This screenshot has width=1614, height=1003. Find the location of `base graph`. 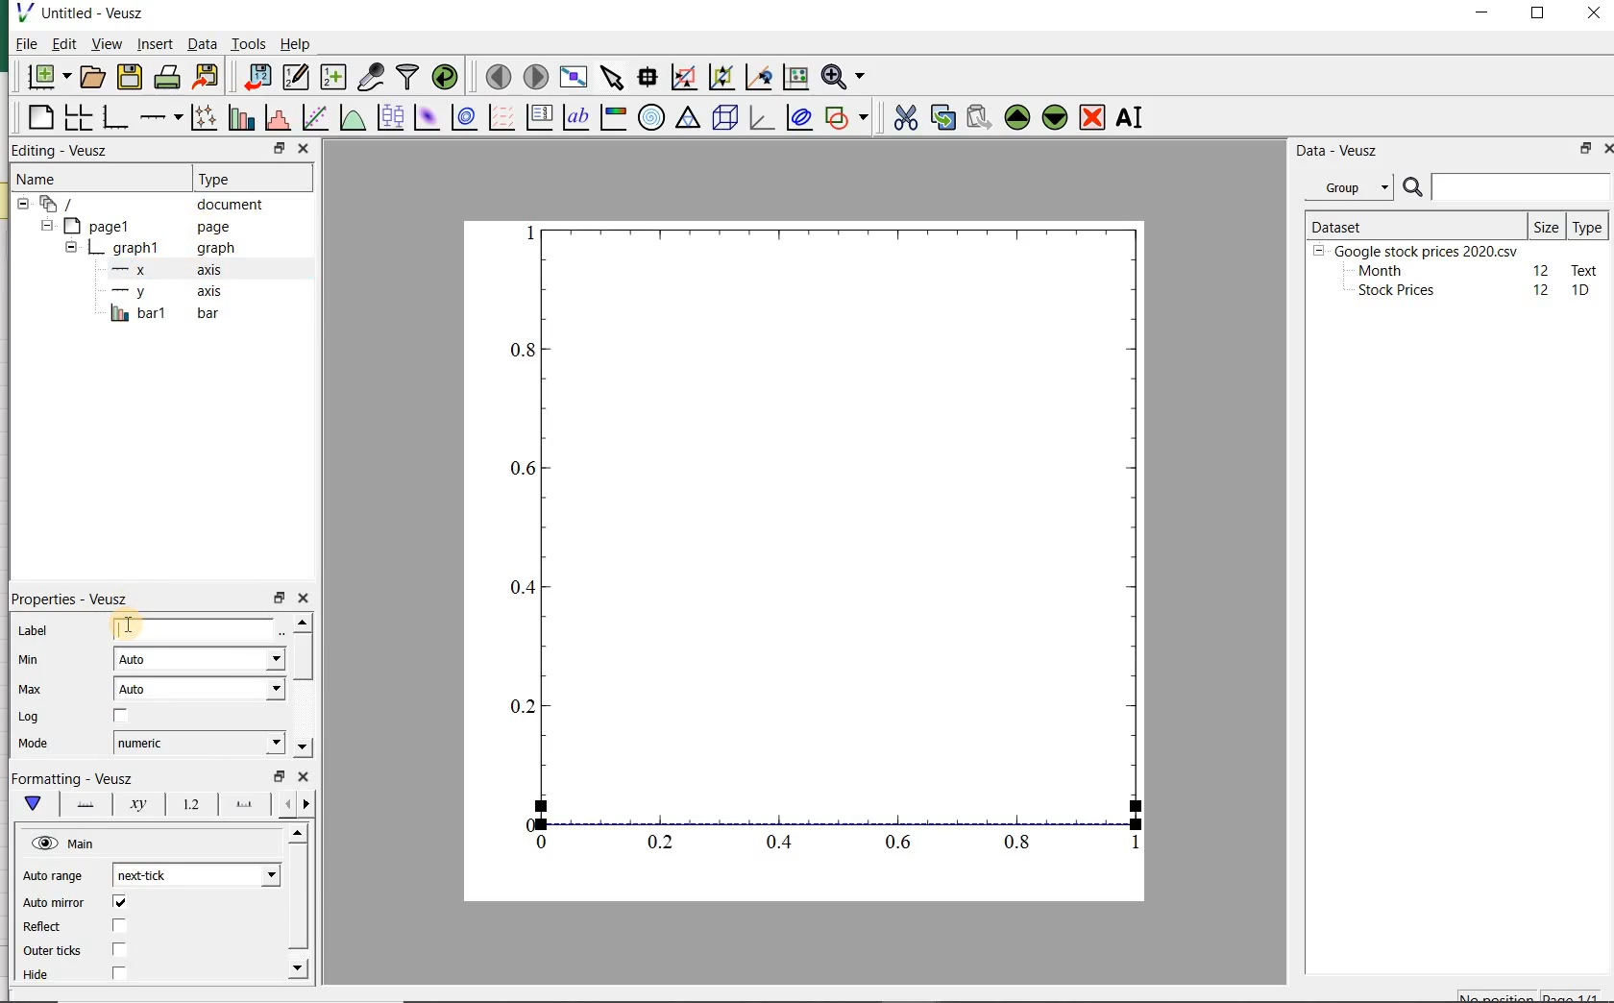

base graph is located at coordinates (114, 118).